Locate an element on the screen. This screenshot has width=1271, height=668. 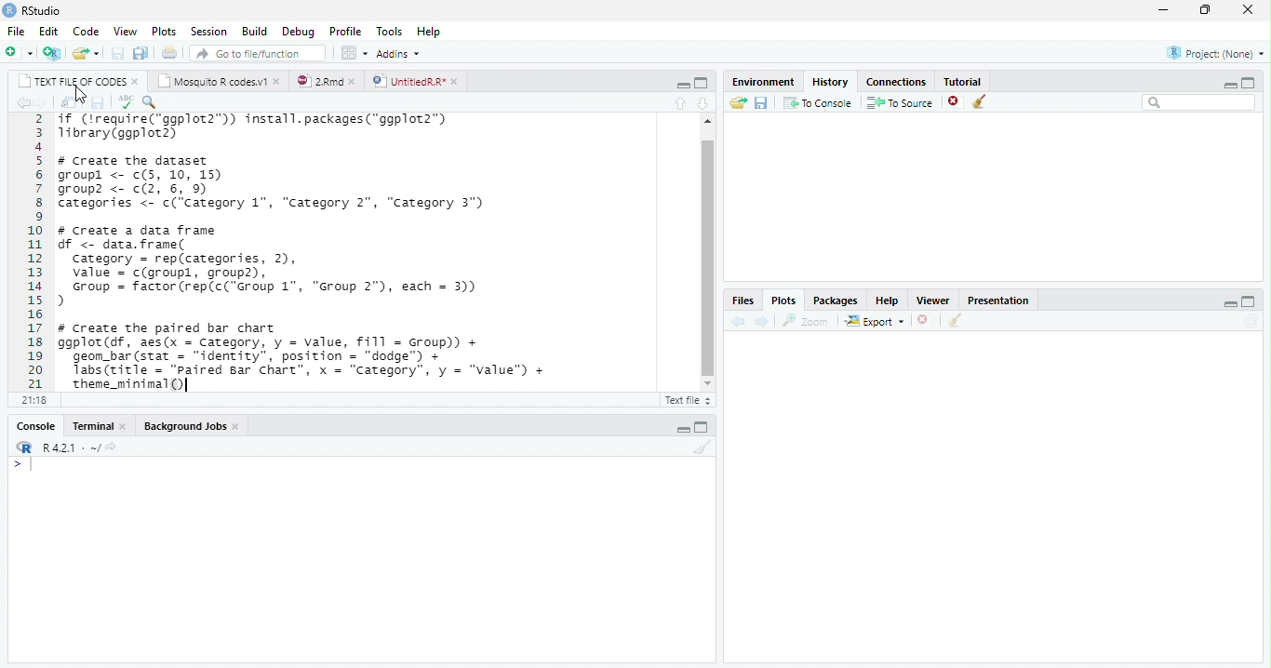
project (none) is located at coordinates (1215, 51).